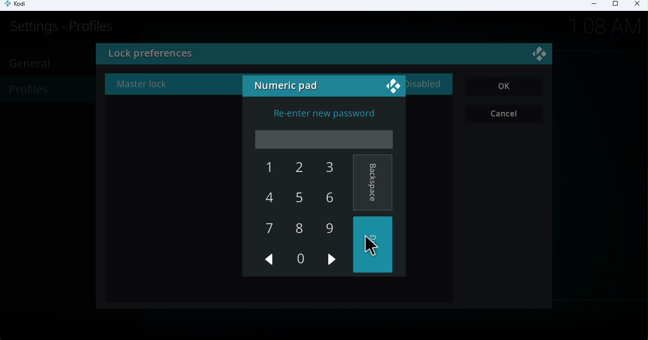 The height and width of the screenshot is (340, 648). Describe the element at coordinates (361, 242) in the screenshot. I see `cursor` at that location.